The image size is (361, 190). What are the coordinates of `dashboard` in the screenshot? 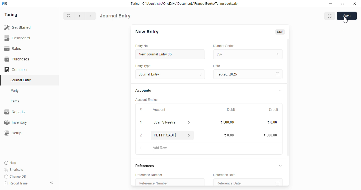 It's located at (17, 38).